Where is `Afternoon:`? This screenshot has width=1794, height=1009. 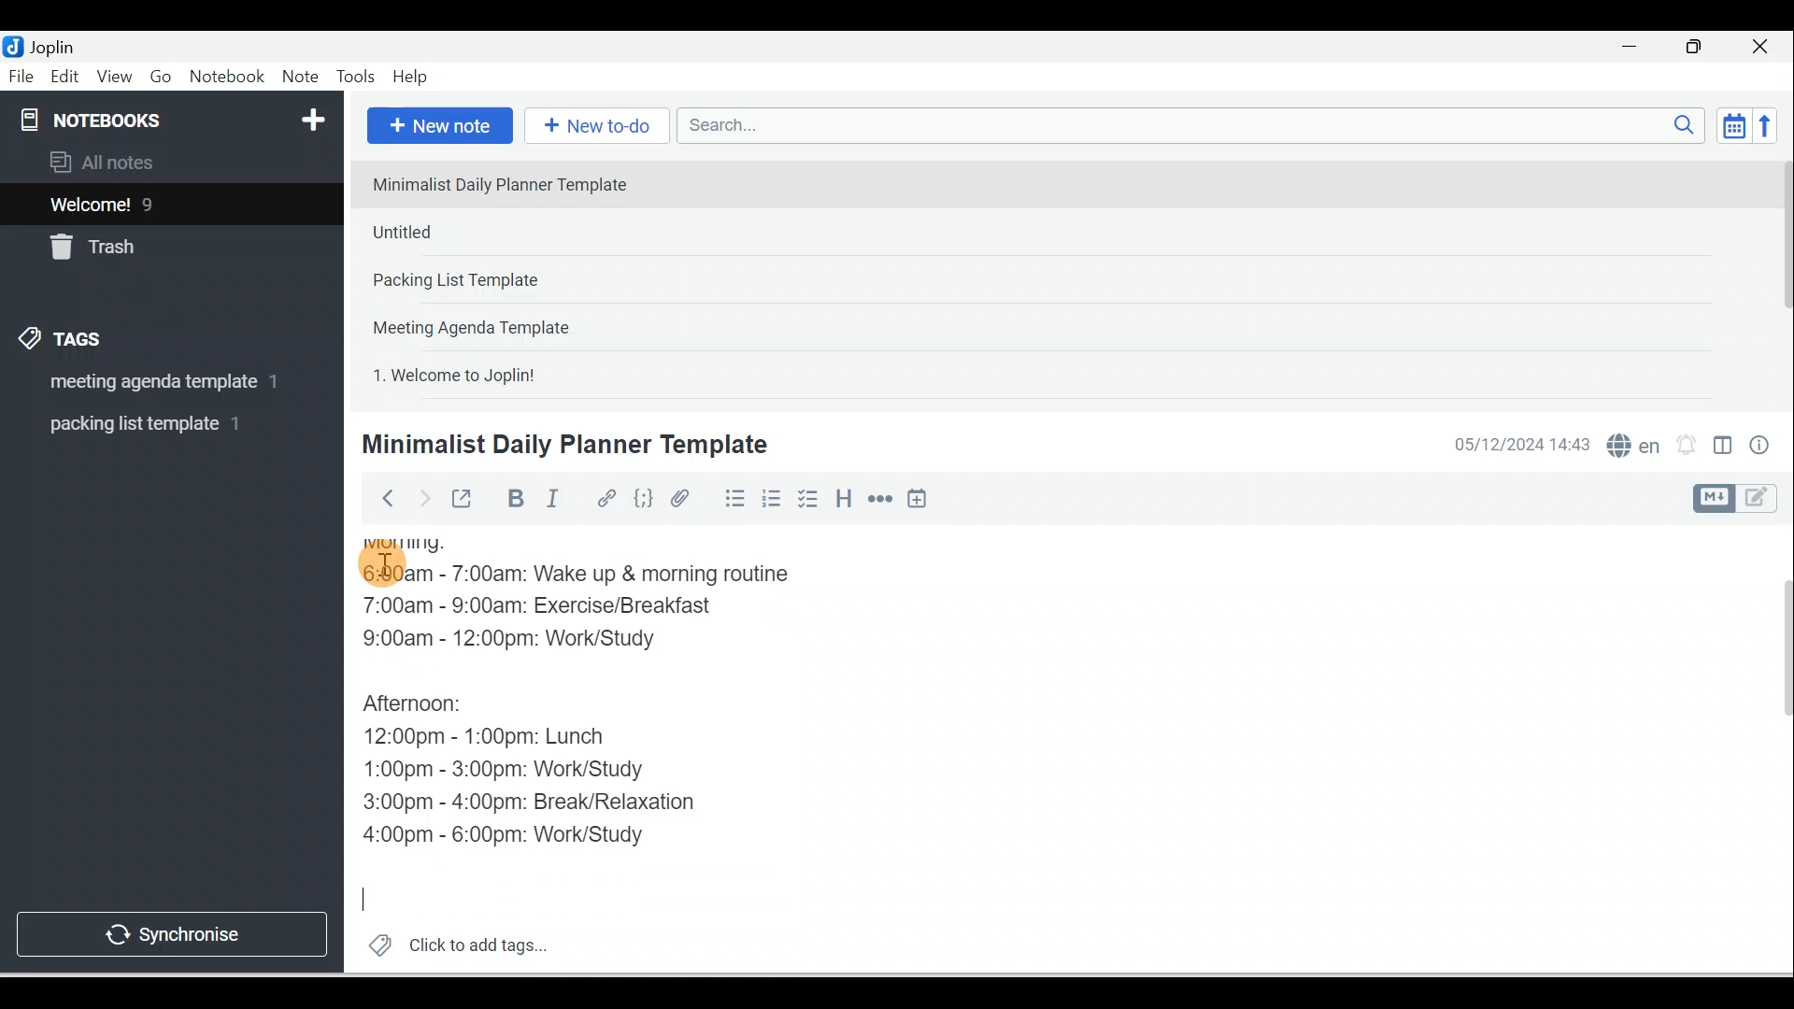
Afternoon: is located at coordinates (430, 705).